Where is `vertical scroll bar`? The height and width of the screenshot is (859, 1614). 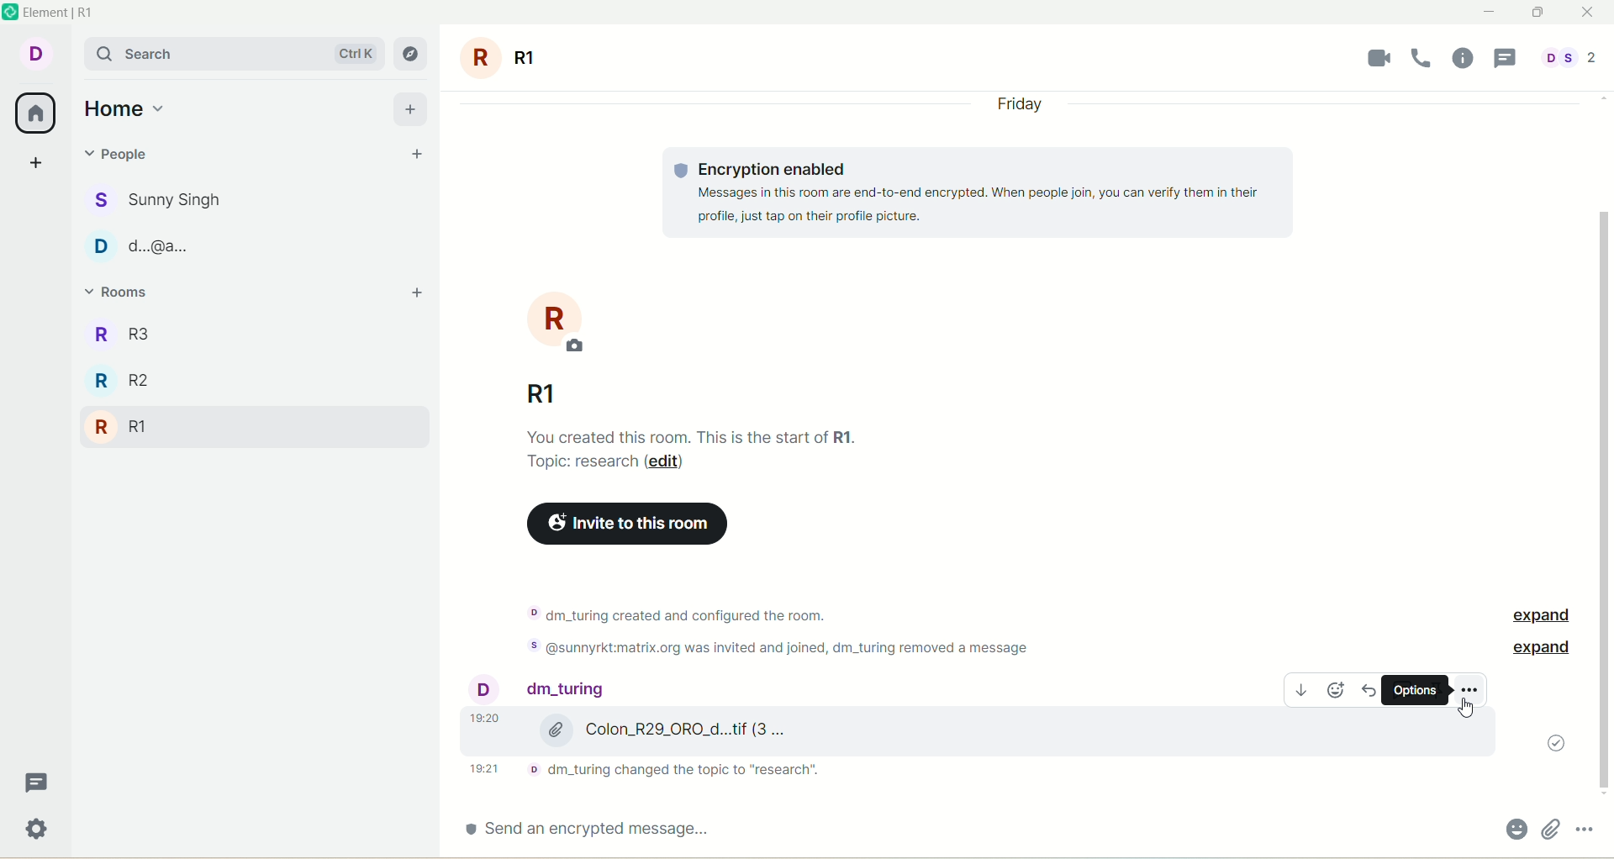 vertical scroll bar is located at coordinates (1604, 449).